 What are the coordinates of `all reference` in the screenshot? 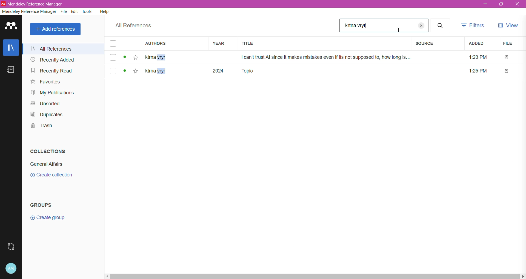 It's located at (61, 49).